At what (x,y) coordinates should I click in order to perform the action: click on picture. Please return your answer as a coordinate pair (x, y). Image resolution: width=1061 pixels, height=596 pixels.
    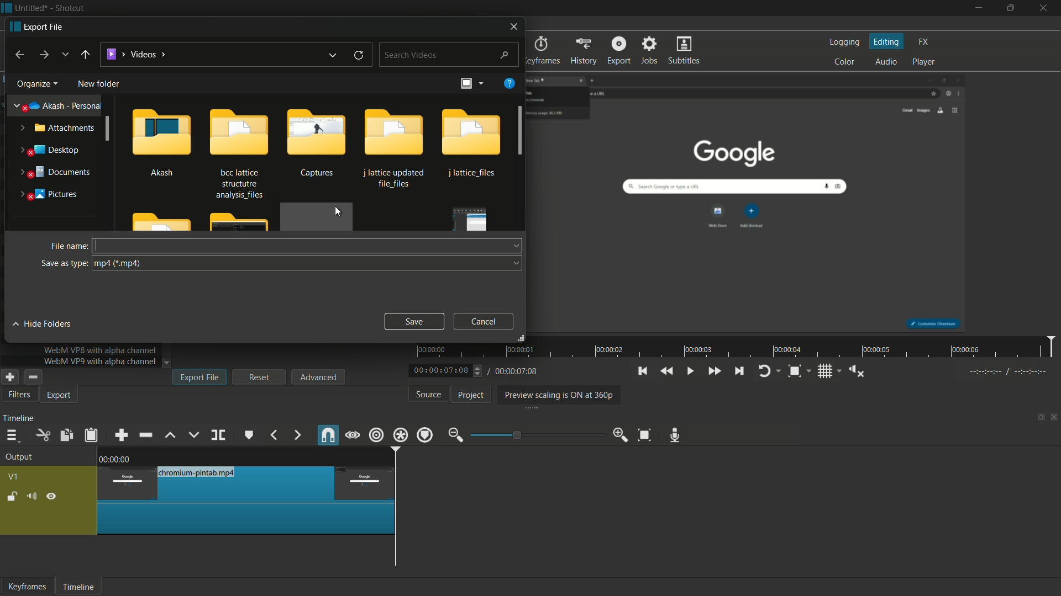
    Looking at the image, I should click on (48, 195).